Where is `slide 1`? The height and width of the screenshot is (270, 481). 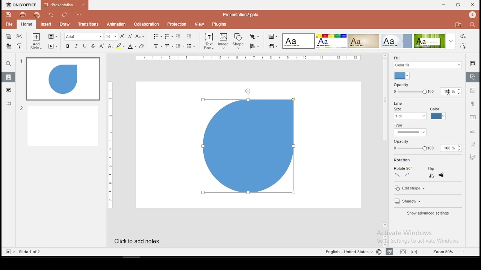
slide 1 is located at coordinates (63, 79).